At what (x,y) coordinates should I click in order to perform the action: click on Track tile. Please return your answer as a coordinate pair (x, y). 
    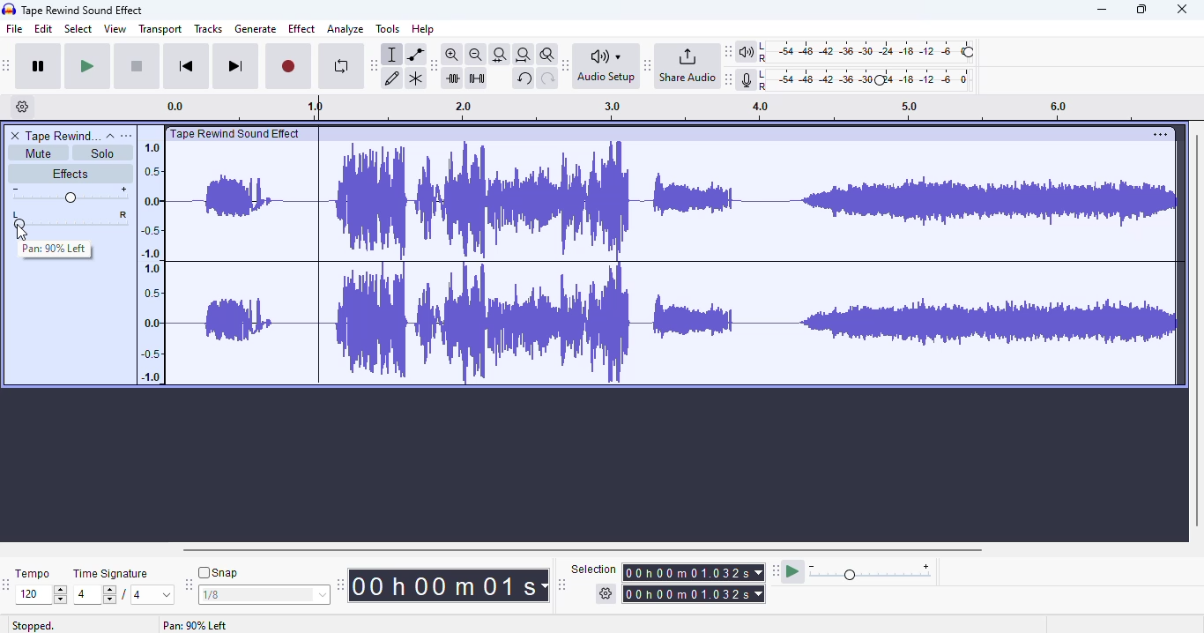
    Looking at the image, I should click on (238, 133).